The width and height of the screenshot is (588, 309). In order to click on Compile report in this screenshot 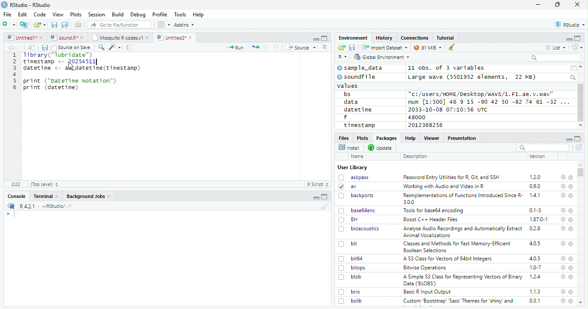, I will do `click(130, 47)`.